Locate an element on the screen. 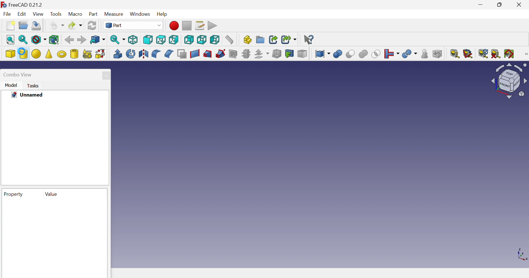  Close is located at coordinates (107, 75).